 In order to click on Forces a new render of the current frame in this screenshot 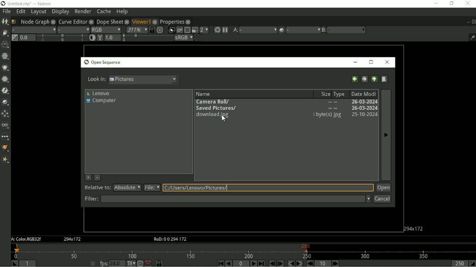, I will do `click(217, 30)`.